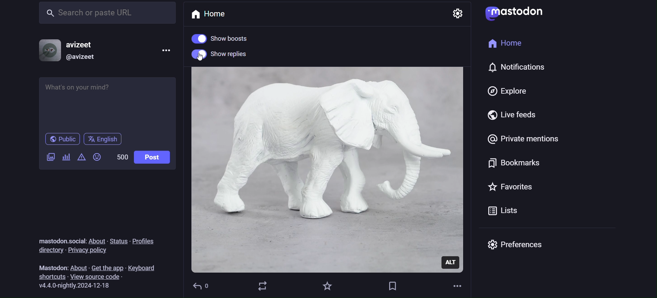 Image resolution: width=657 pixels, height=298 pixels. I want to click on show boost enabled, so click(227, 38).